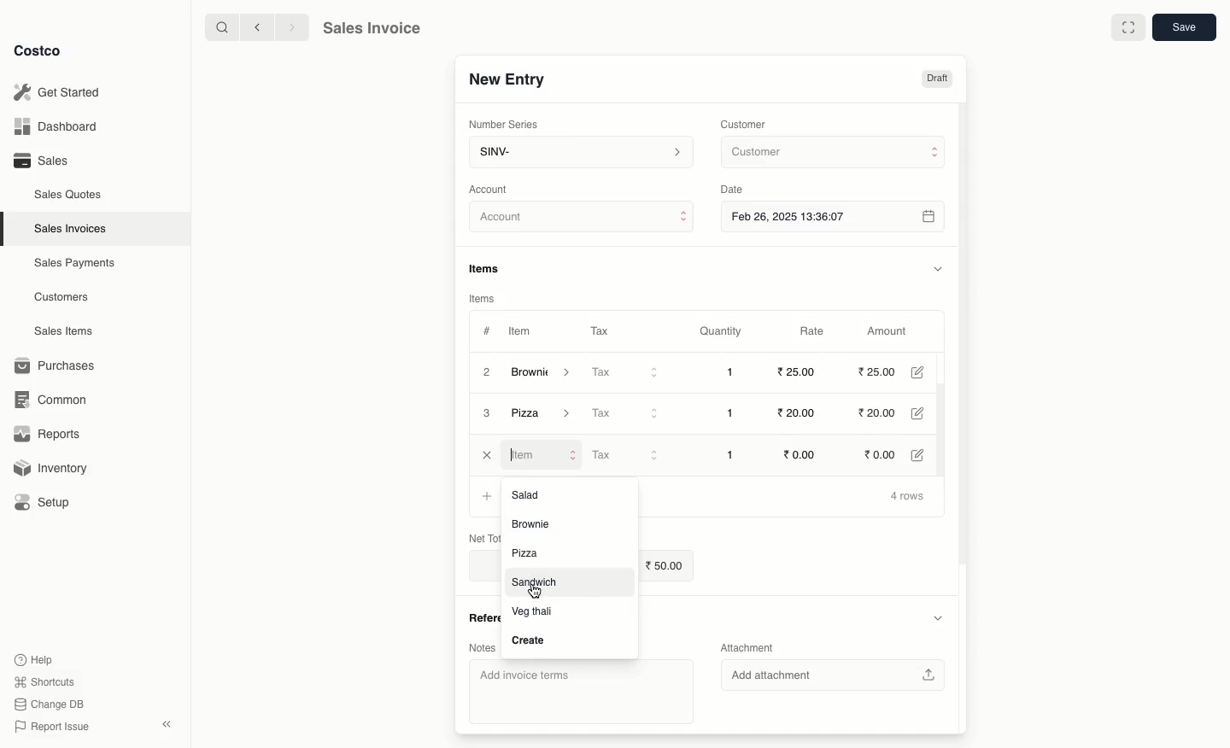 The width and height of the screenshot is (1230, 748). I want to click on Brownie, so click(536, 523).